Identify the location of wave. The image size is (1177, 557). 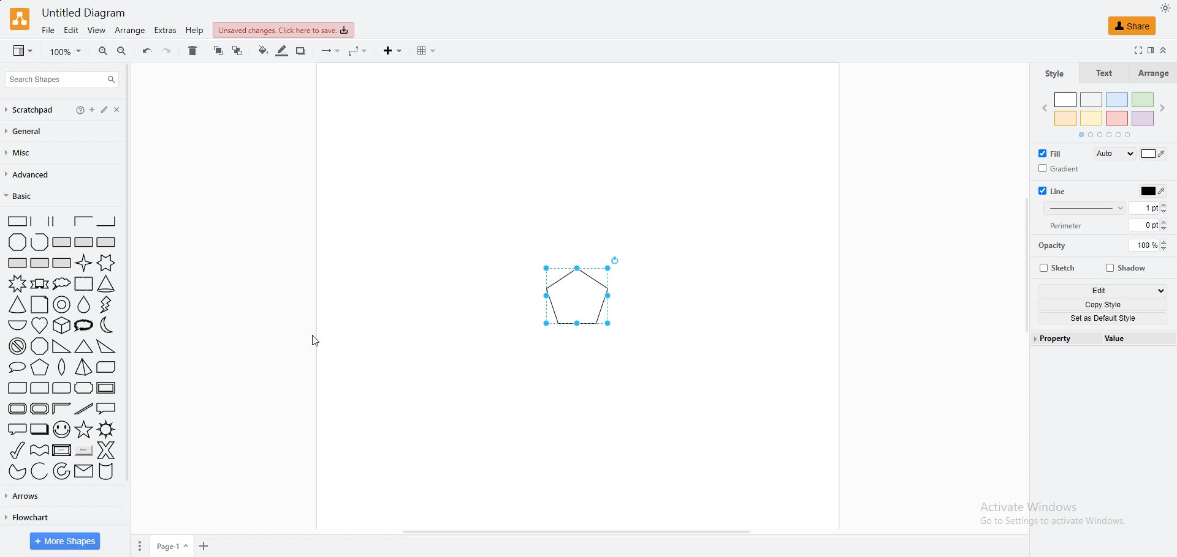
(40, 449).